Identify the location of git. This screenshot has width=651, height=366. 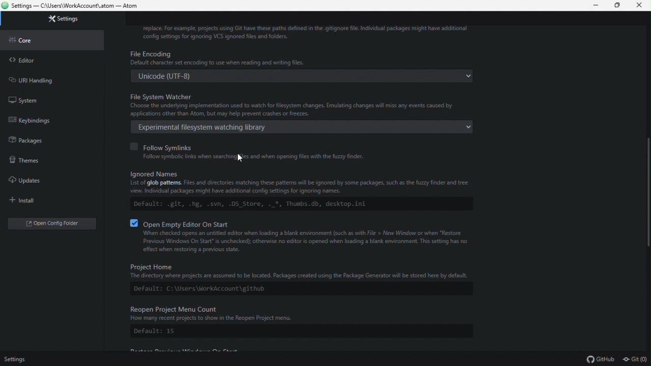
(637, 359).